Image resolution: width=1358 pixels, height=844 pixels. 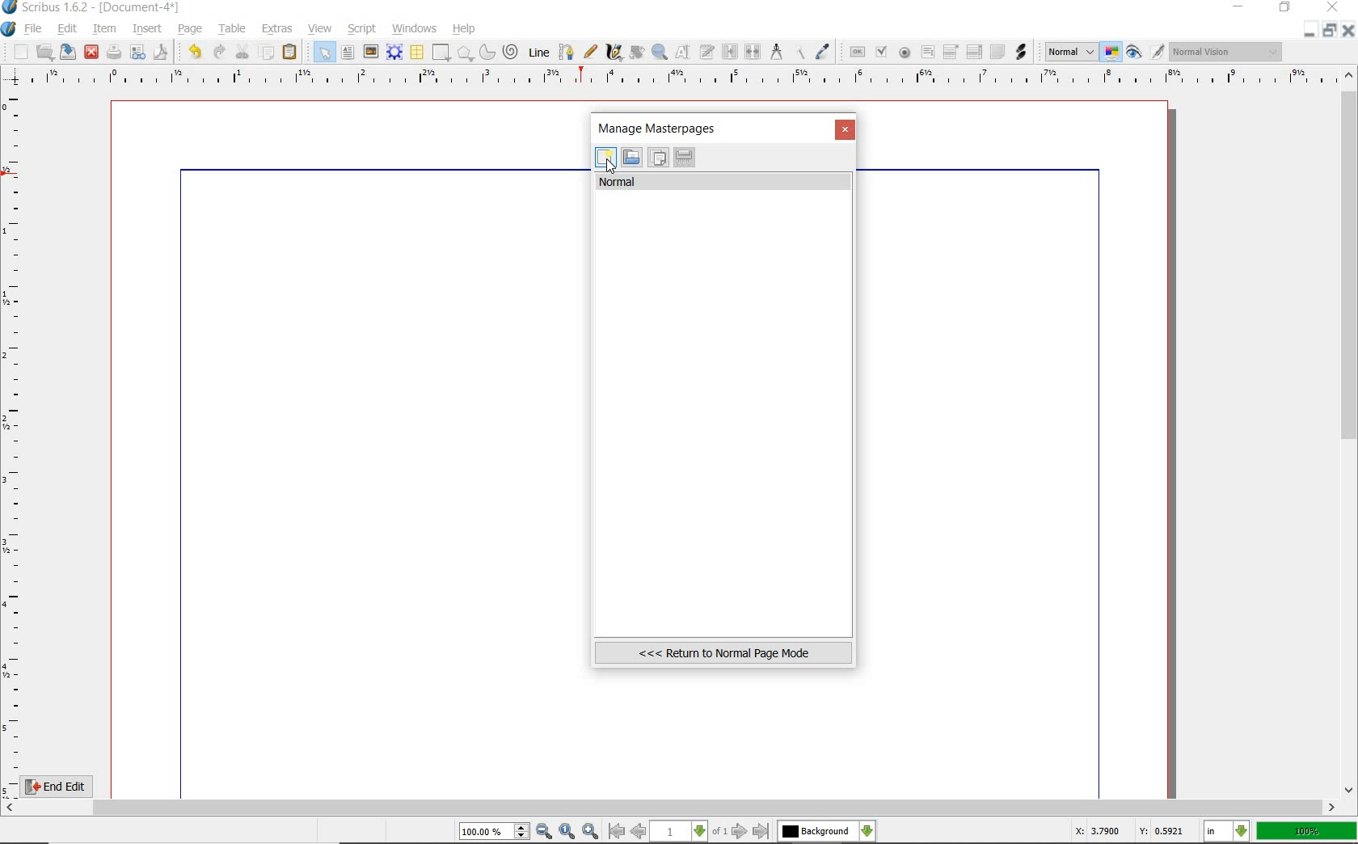 I want to click on minimize, so click(x=1311, y=30).